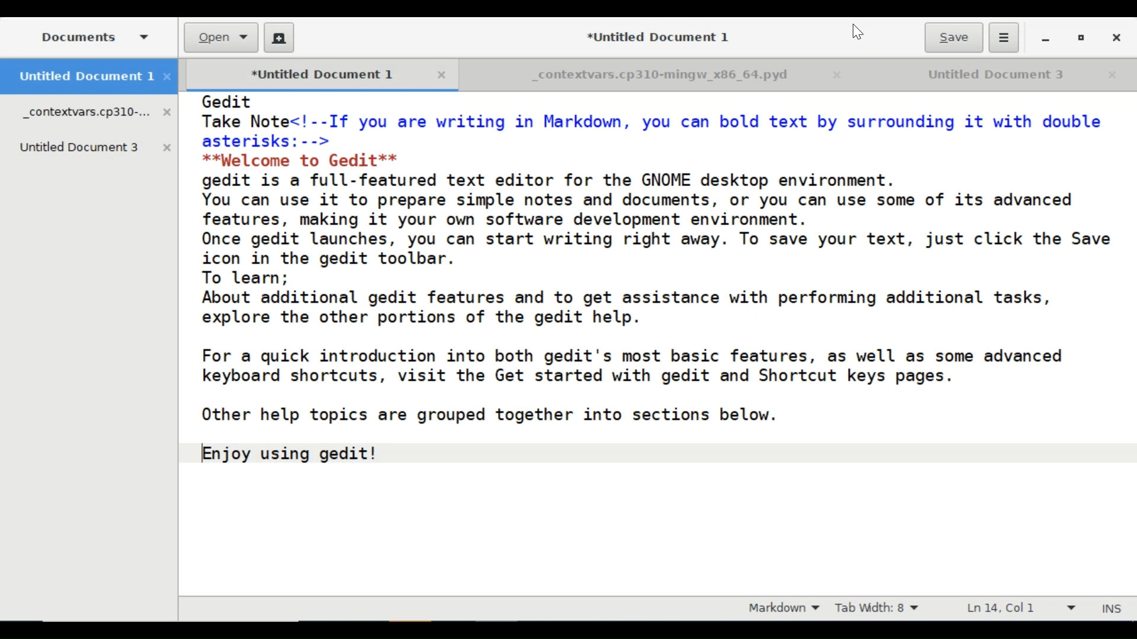 The image size is (1137, 639). What do you see at coordinates (1110, 608) in the screenshot?
I see `Insert` at bounding box center [1110, 608].